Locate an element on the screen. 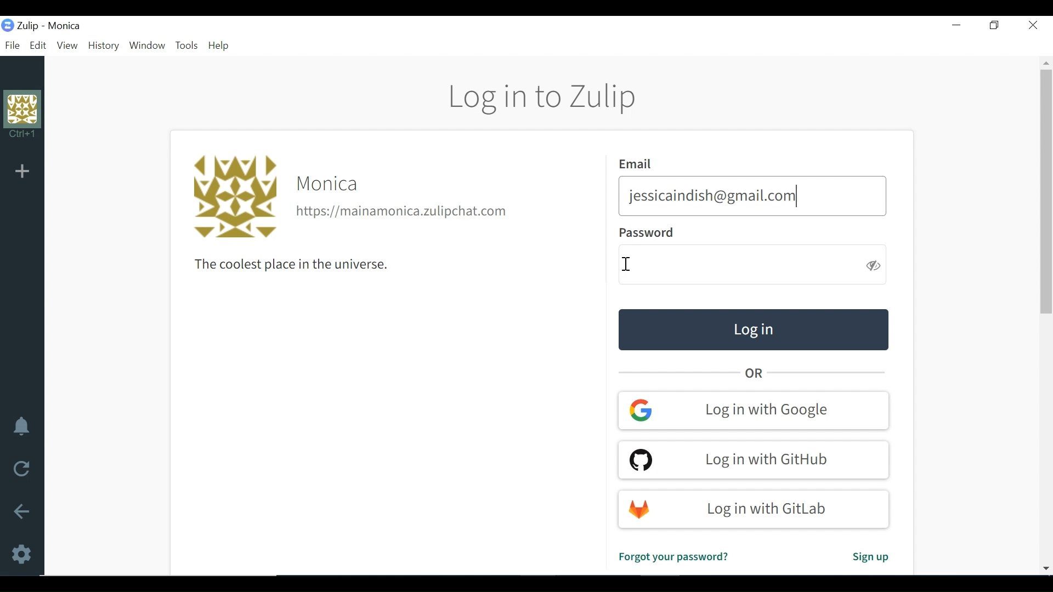  Edit is located at coordinates (39, 45).